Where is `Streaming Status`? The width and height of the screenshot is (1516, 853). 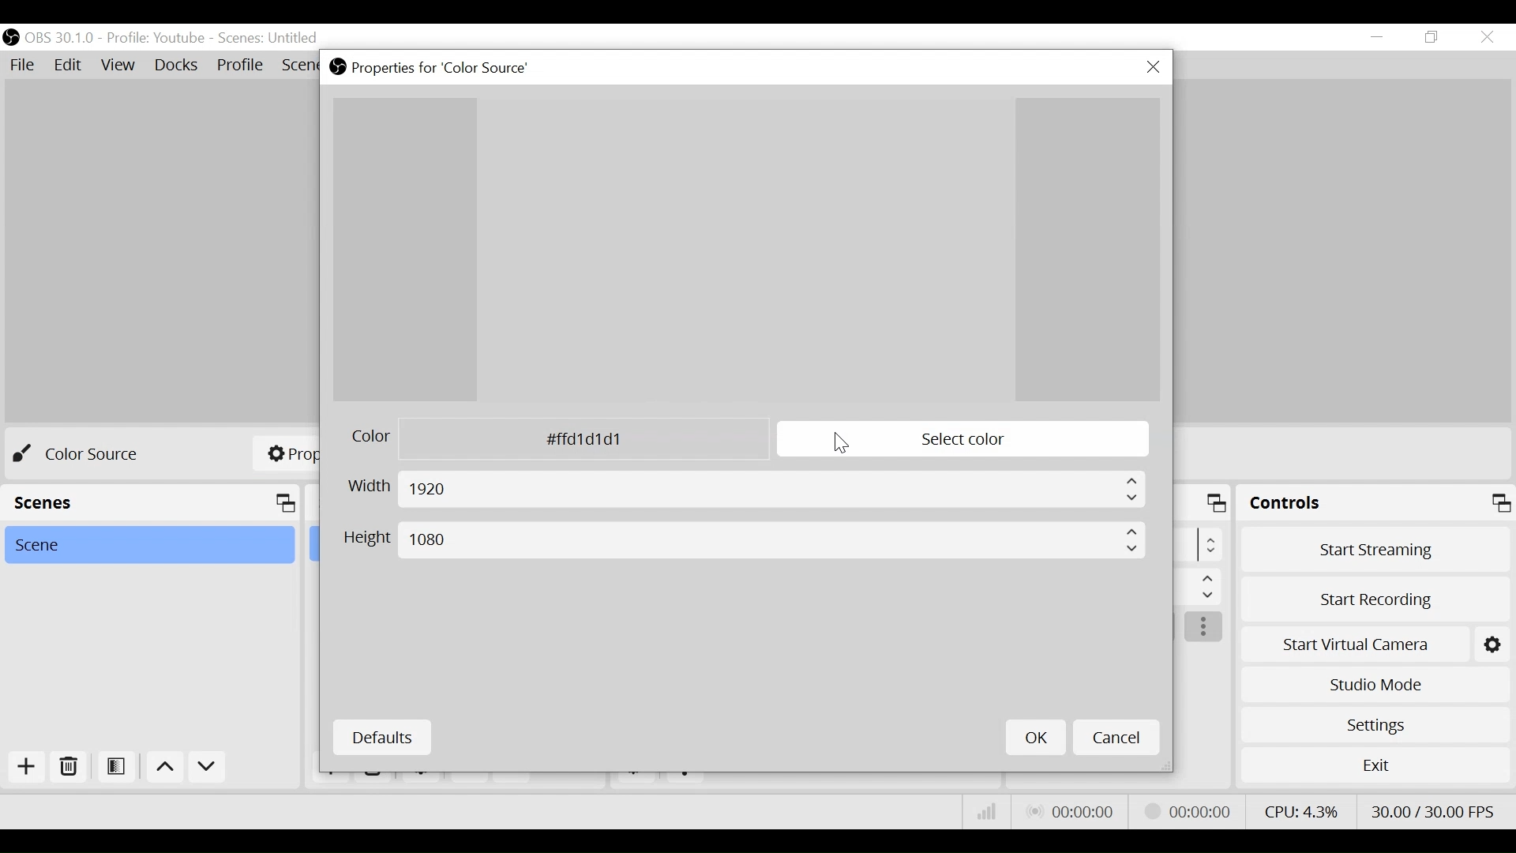 Streaming Status is located at coordinates (1188, 811).